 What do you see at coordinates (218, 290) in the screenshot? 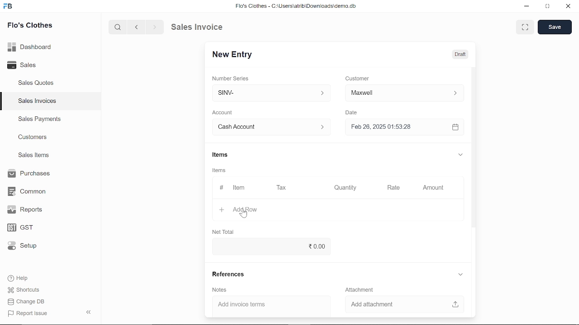
I see `Notes` at bounding box center [218, 290].